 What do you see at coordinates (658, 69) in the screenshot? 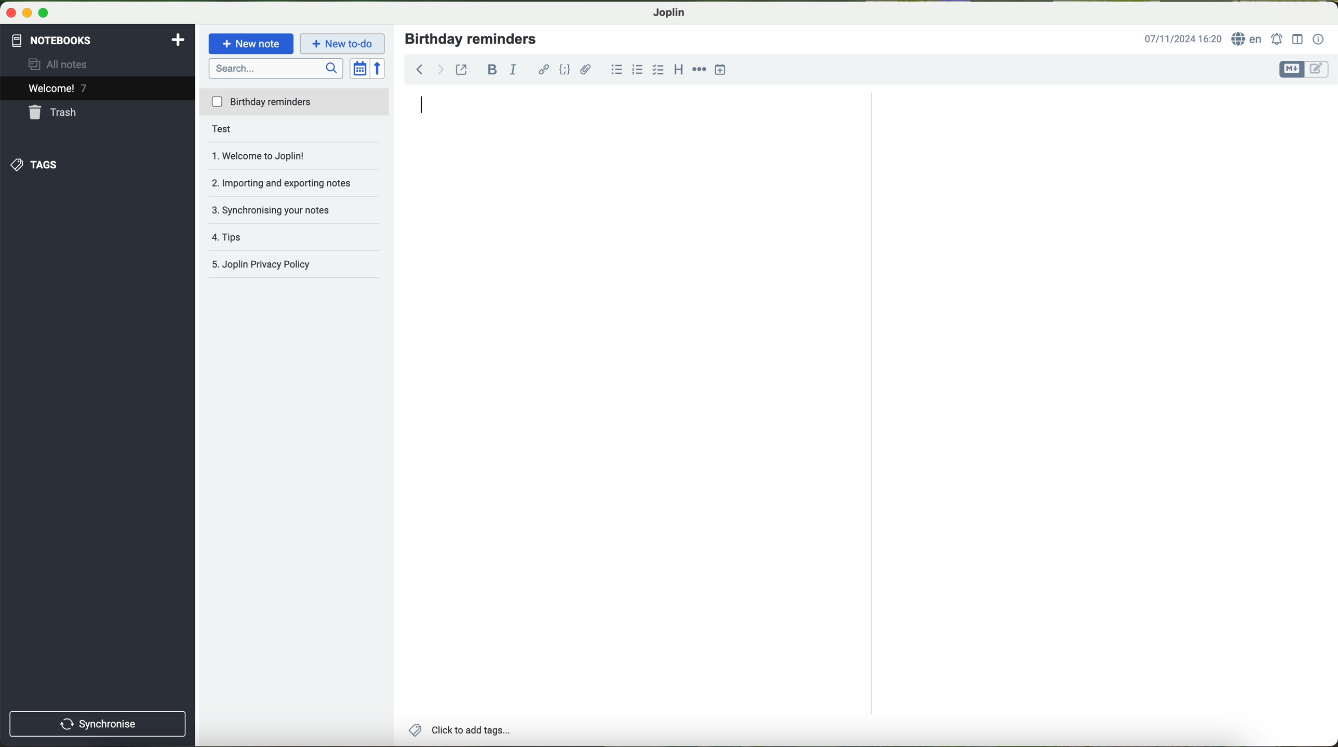
I see `checkbox` at bounding box center [658, 69].